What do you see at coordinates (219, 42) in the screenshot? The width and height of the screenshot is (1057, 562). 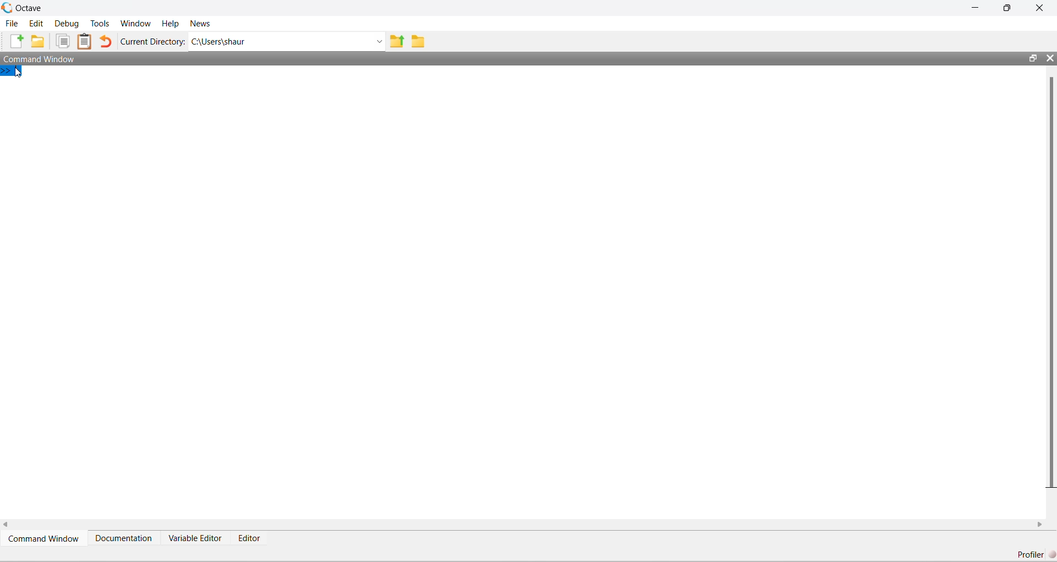 I see `C:\Users\shaur` at bounding box center [219, 42].